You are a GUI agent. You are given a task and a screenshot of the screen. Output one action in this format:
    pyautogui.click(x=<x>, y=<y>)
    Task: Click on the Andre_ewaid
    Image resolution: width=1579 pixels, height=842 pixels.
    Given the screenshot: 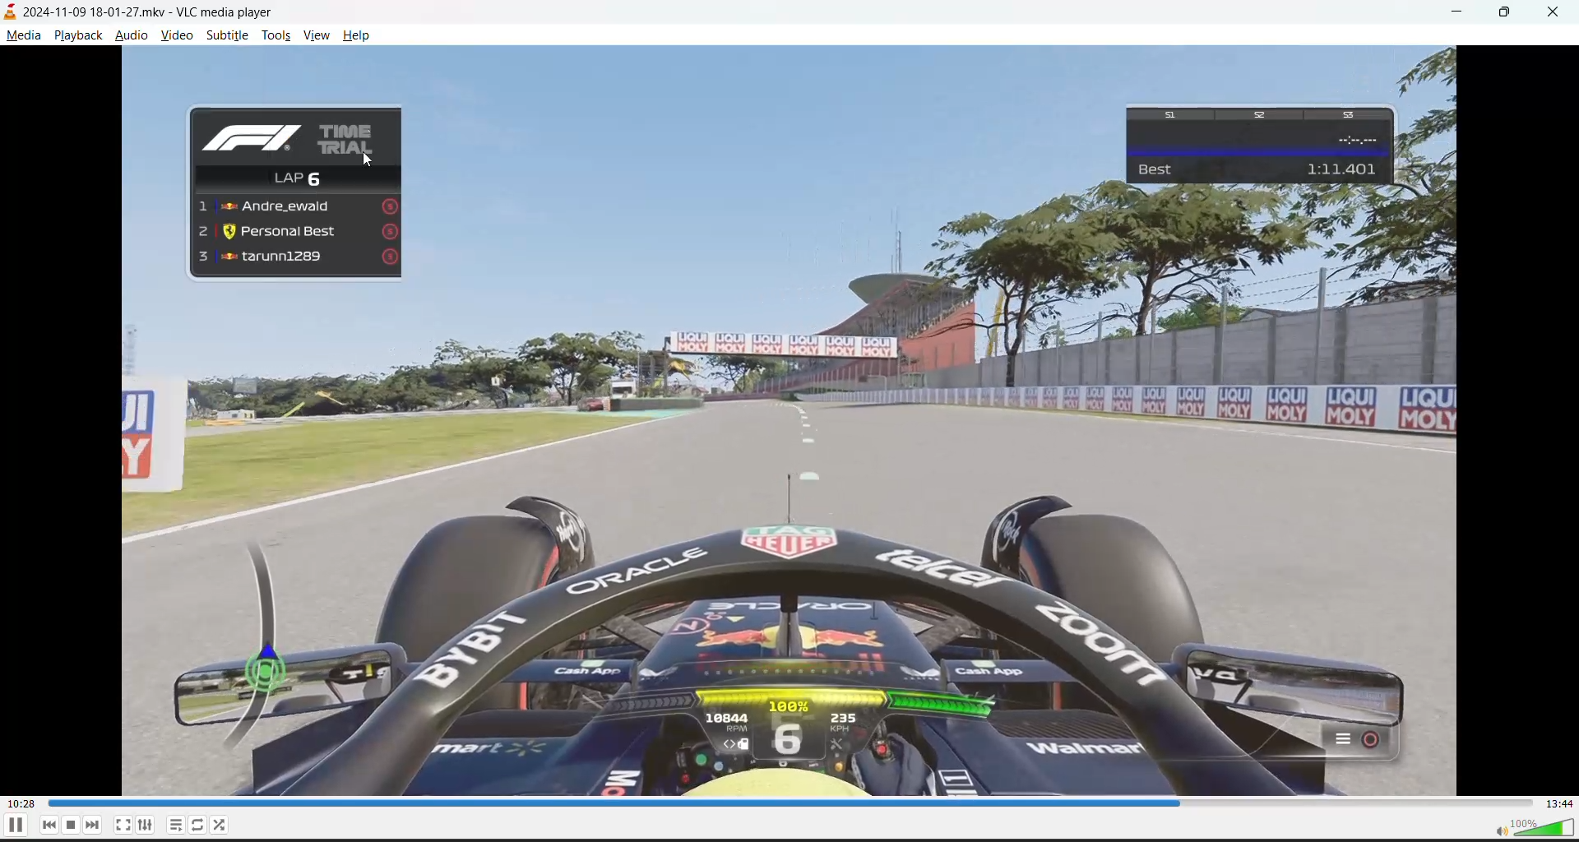 What is the action you would take?
    pyautogui.click(x=295, y=206)
    